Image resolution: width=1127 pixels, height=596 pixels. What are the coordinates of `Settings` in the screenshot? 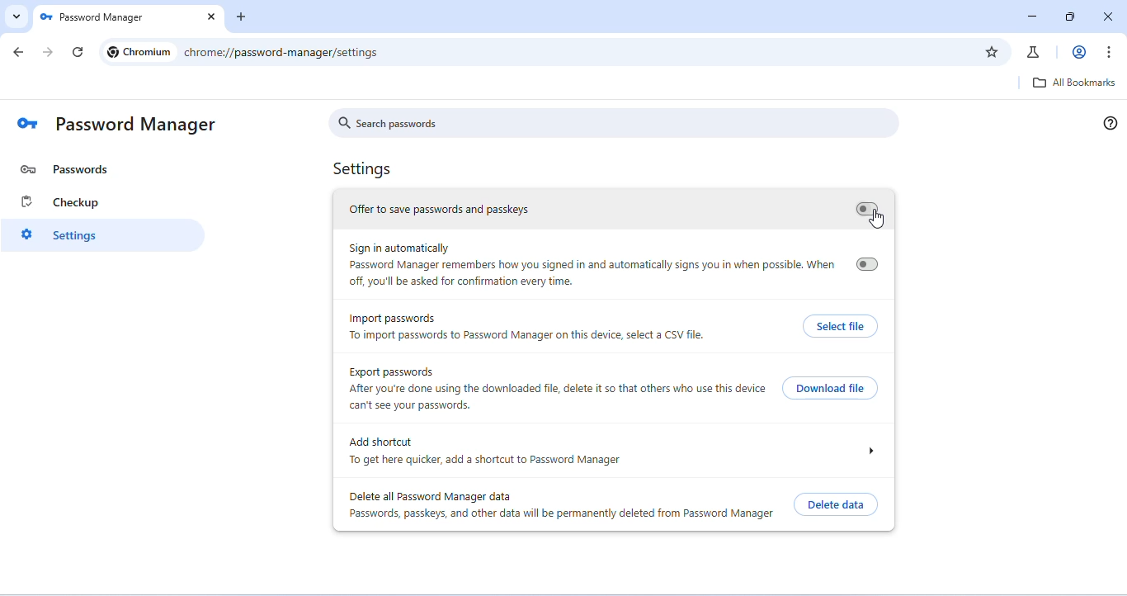 It's located at (361, 169).